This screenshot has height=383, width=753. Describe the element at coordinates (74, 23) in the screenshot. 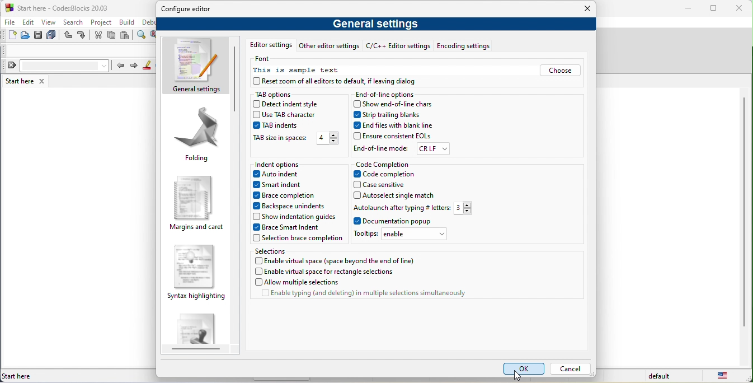

I see `search` at that location.